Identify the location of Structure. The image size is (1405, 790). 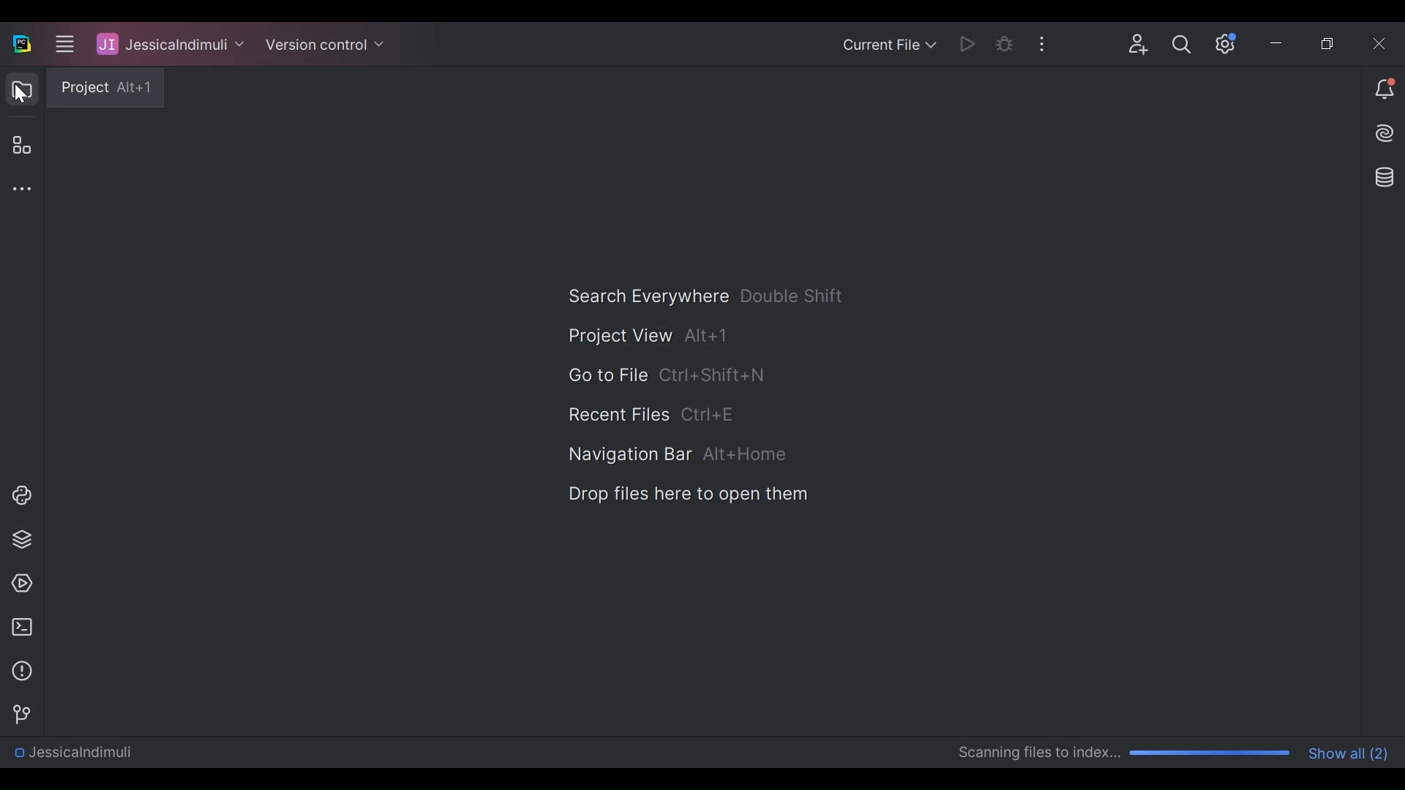
(18, 146).